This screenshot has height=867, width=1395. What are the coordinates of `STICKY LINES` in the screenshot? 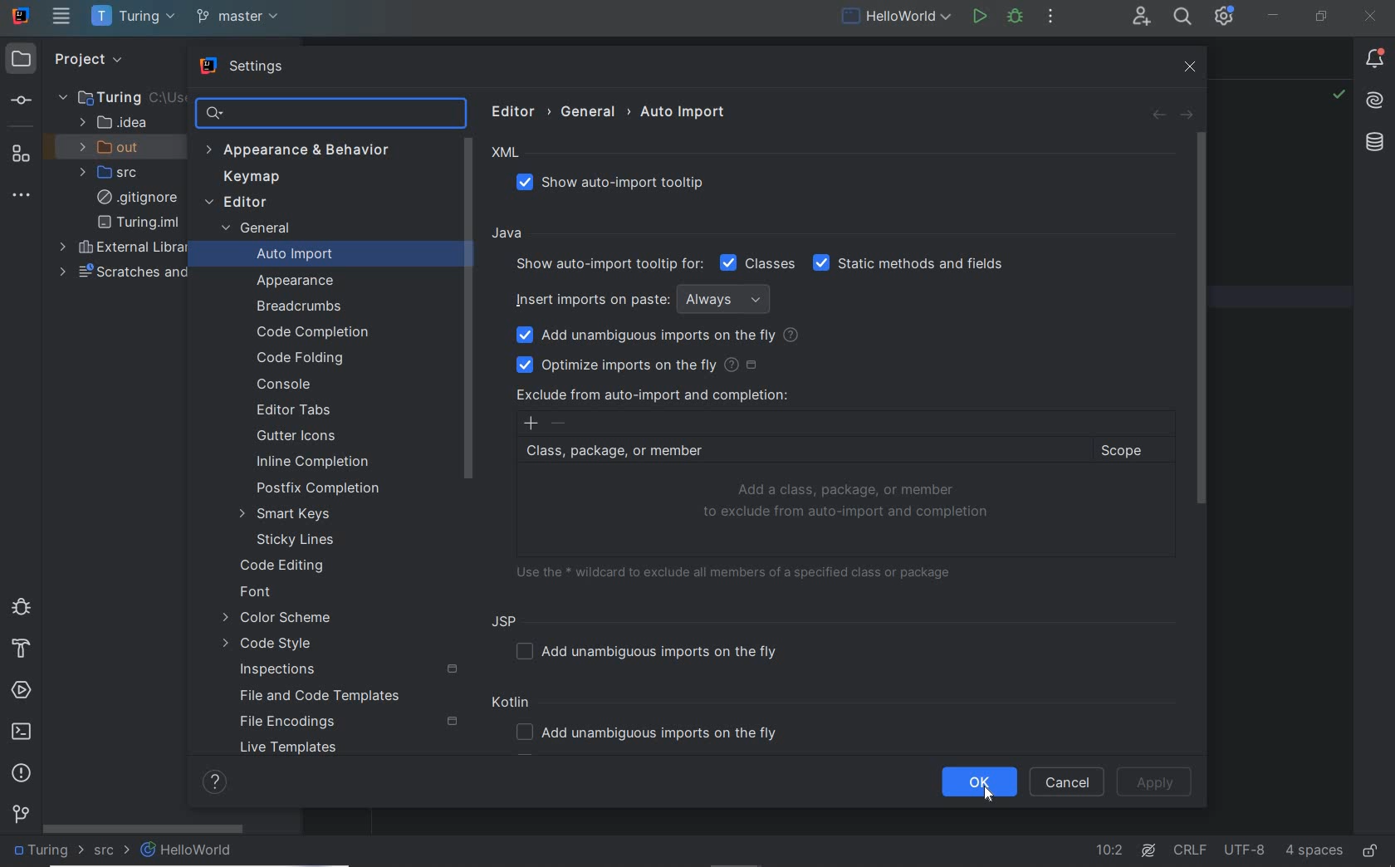 It's located at (297, 540).